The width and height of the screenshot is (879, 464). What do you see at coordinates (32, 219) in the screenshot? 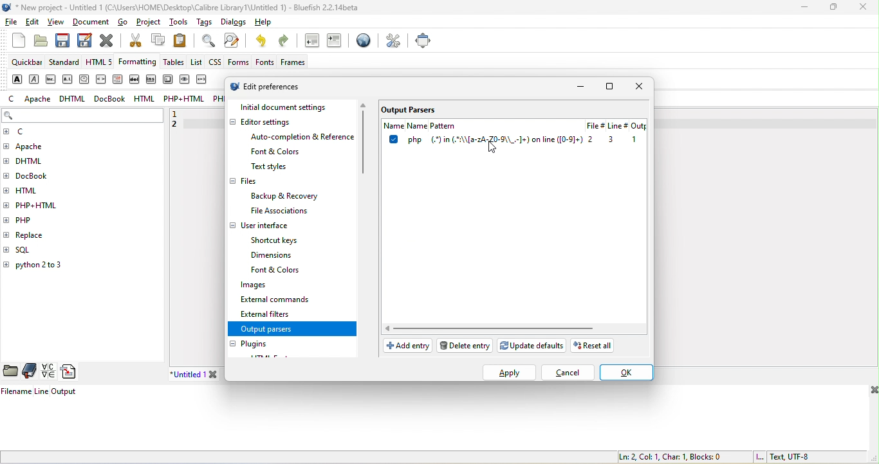
I see `php` at bounding box center [32, 219].